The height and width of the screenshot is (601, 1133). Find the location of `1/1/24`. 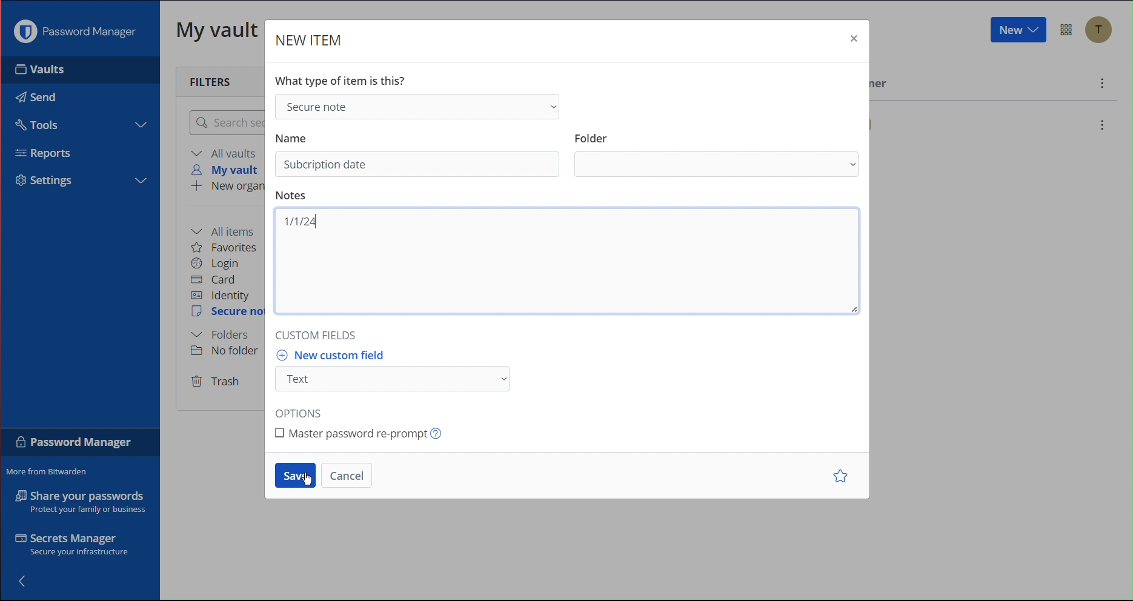

1/1/24 is located at coordinates (299, 222).